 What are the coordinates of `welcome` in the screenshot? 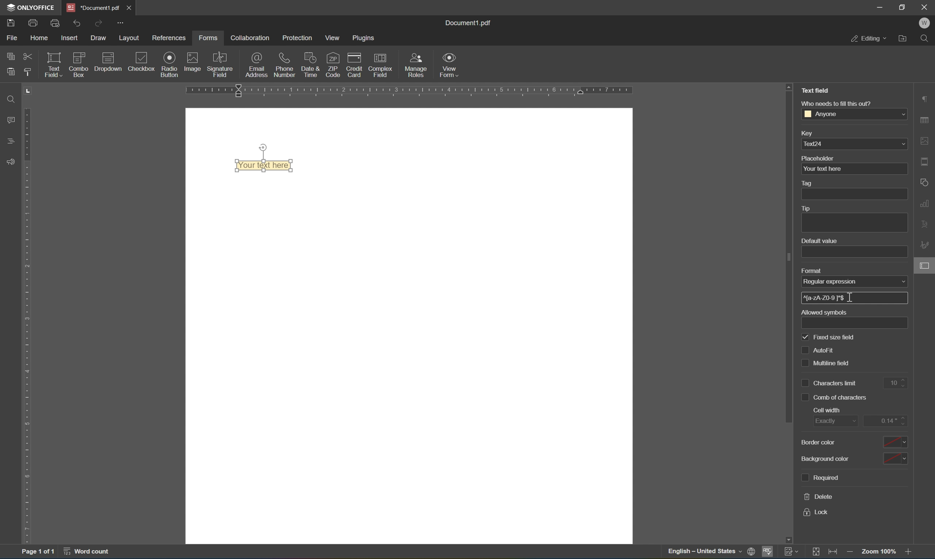 It's located at (924, 23).